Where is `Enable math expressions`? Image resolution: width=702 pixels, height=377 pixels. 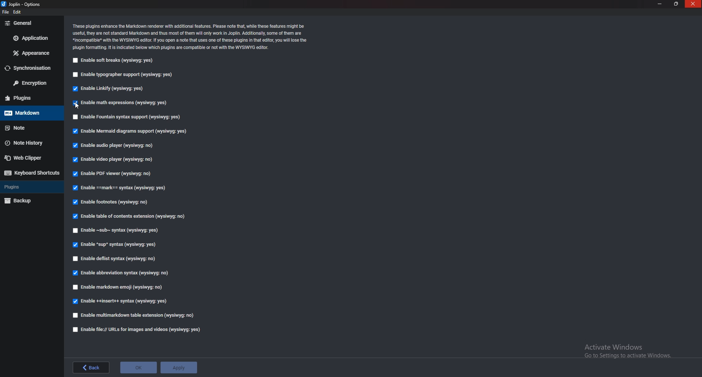
Enable math expressions is located at coordinates (131, 102).